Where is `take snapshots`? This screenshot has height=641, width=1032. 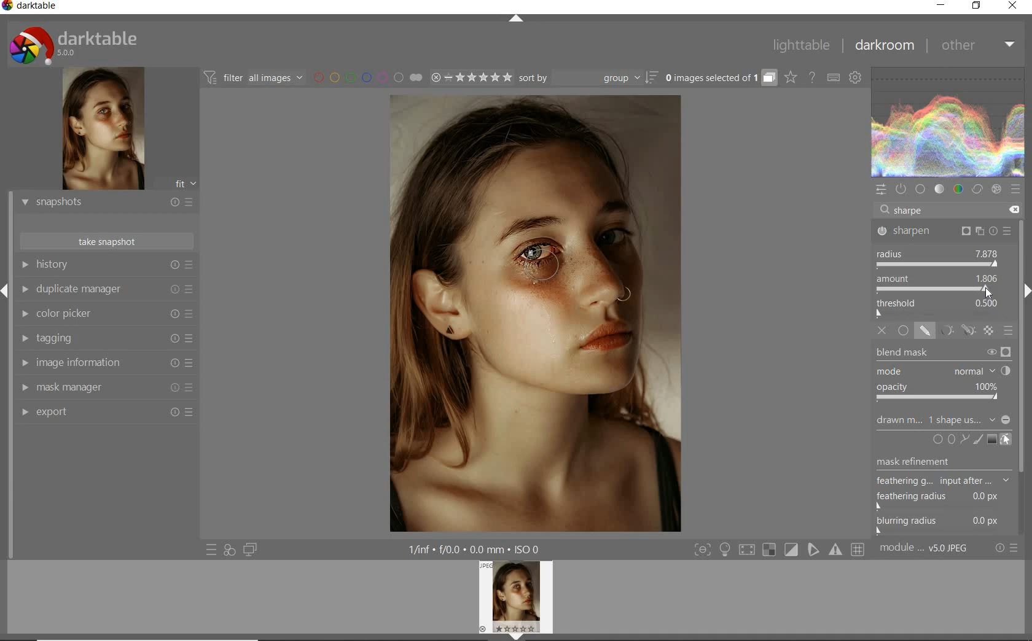 take snapshots is located at coordinates (107, 241).